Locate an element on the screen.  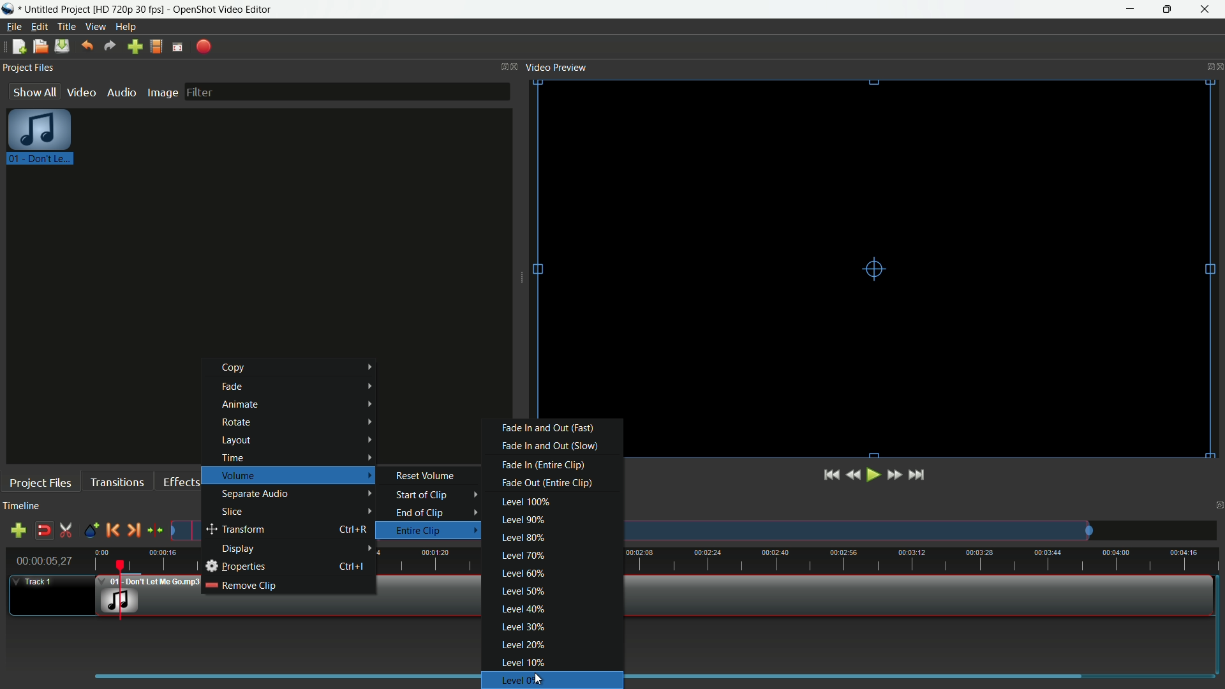
enable razor is located at coordinates (68, 531).